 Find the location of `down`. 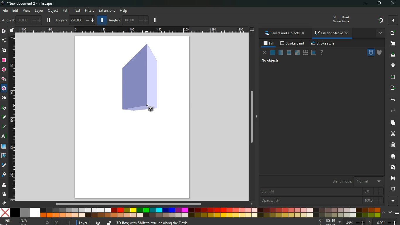

down is located at coordinates (391, 213).